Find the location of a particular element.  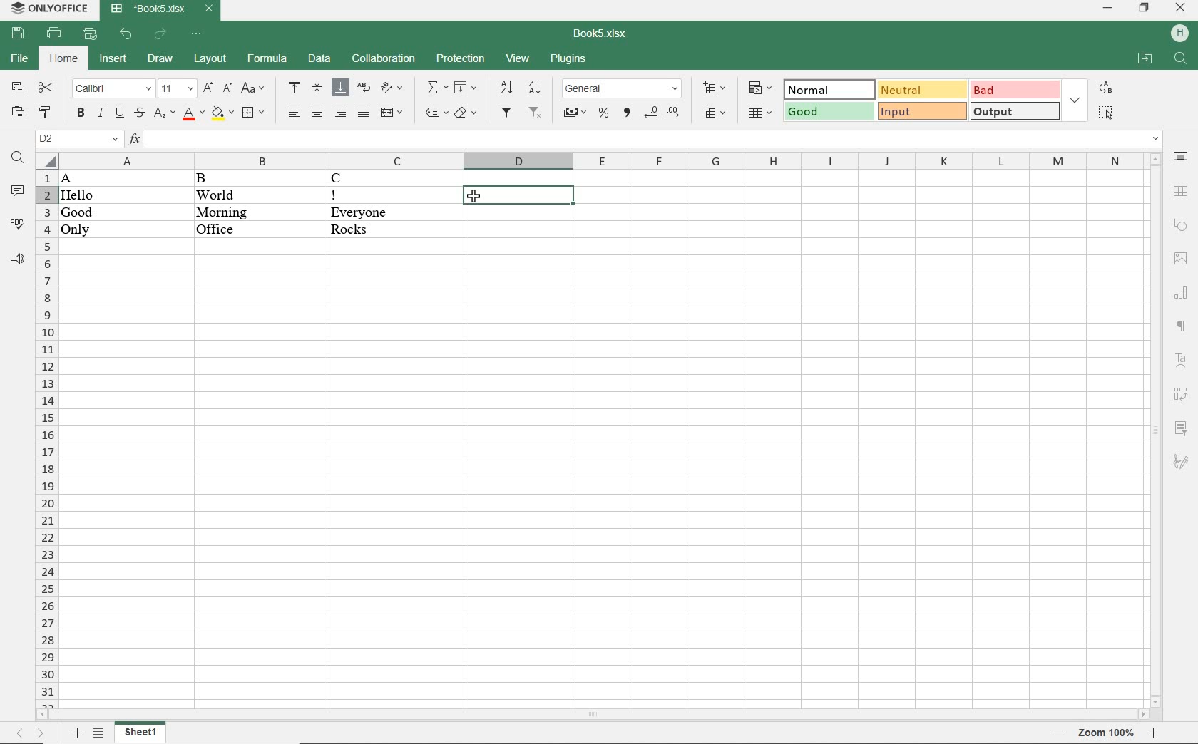

feedback & support is located at coordinates (18, 261).